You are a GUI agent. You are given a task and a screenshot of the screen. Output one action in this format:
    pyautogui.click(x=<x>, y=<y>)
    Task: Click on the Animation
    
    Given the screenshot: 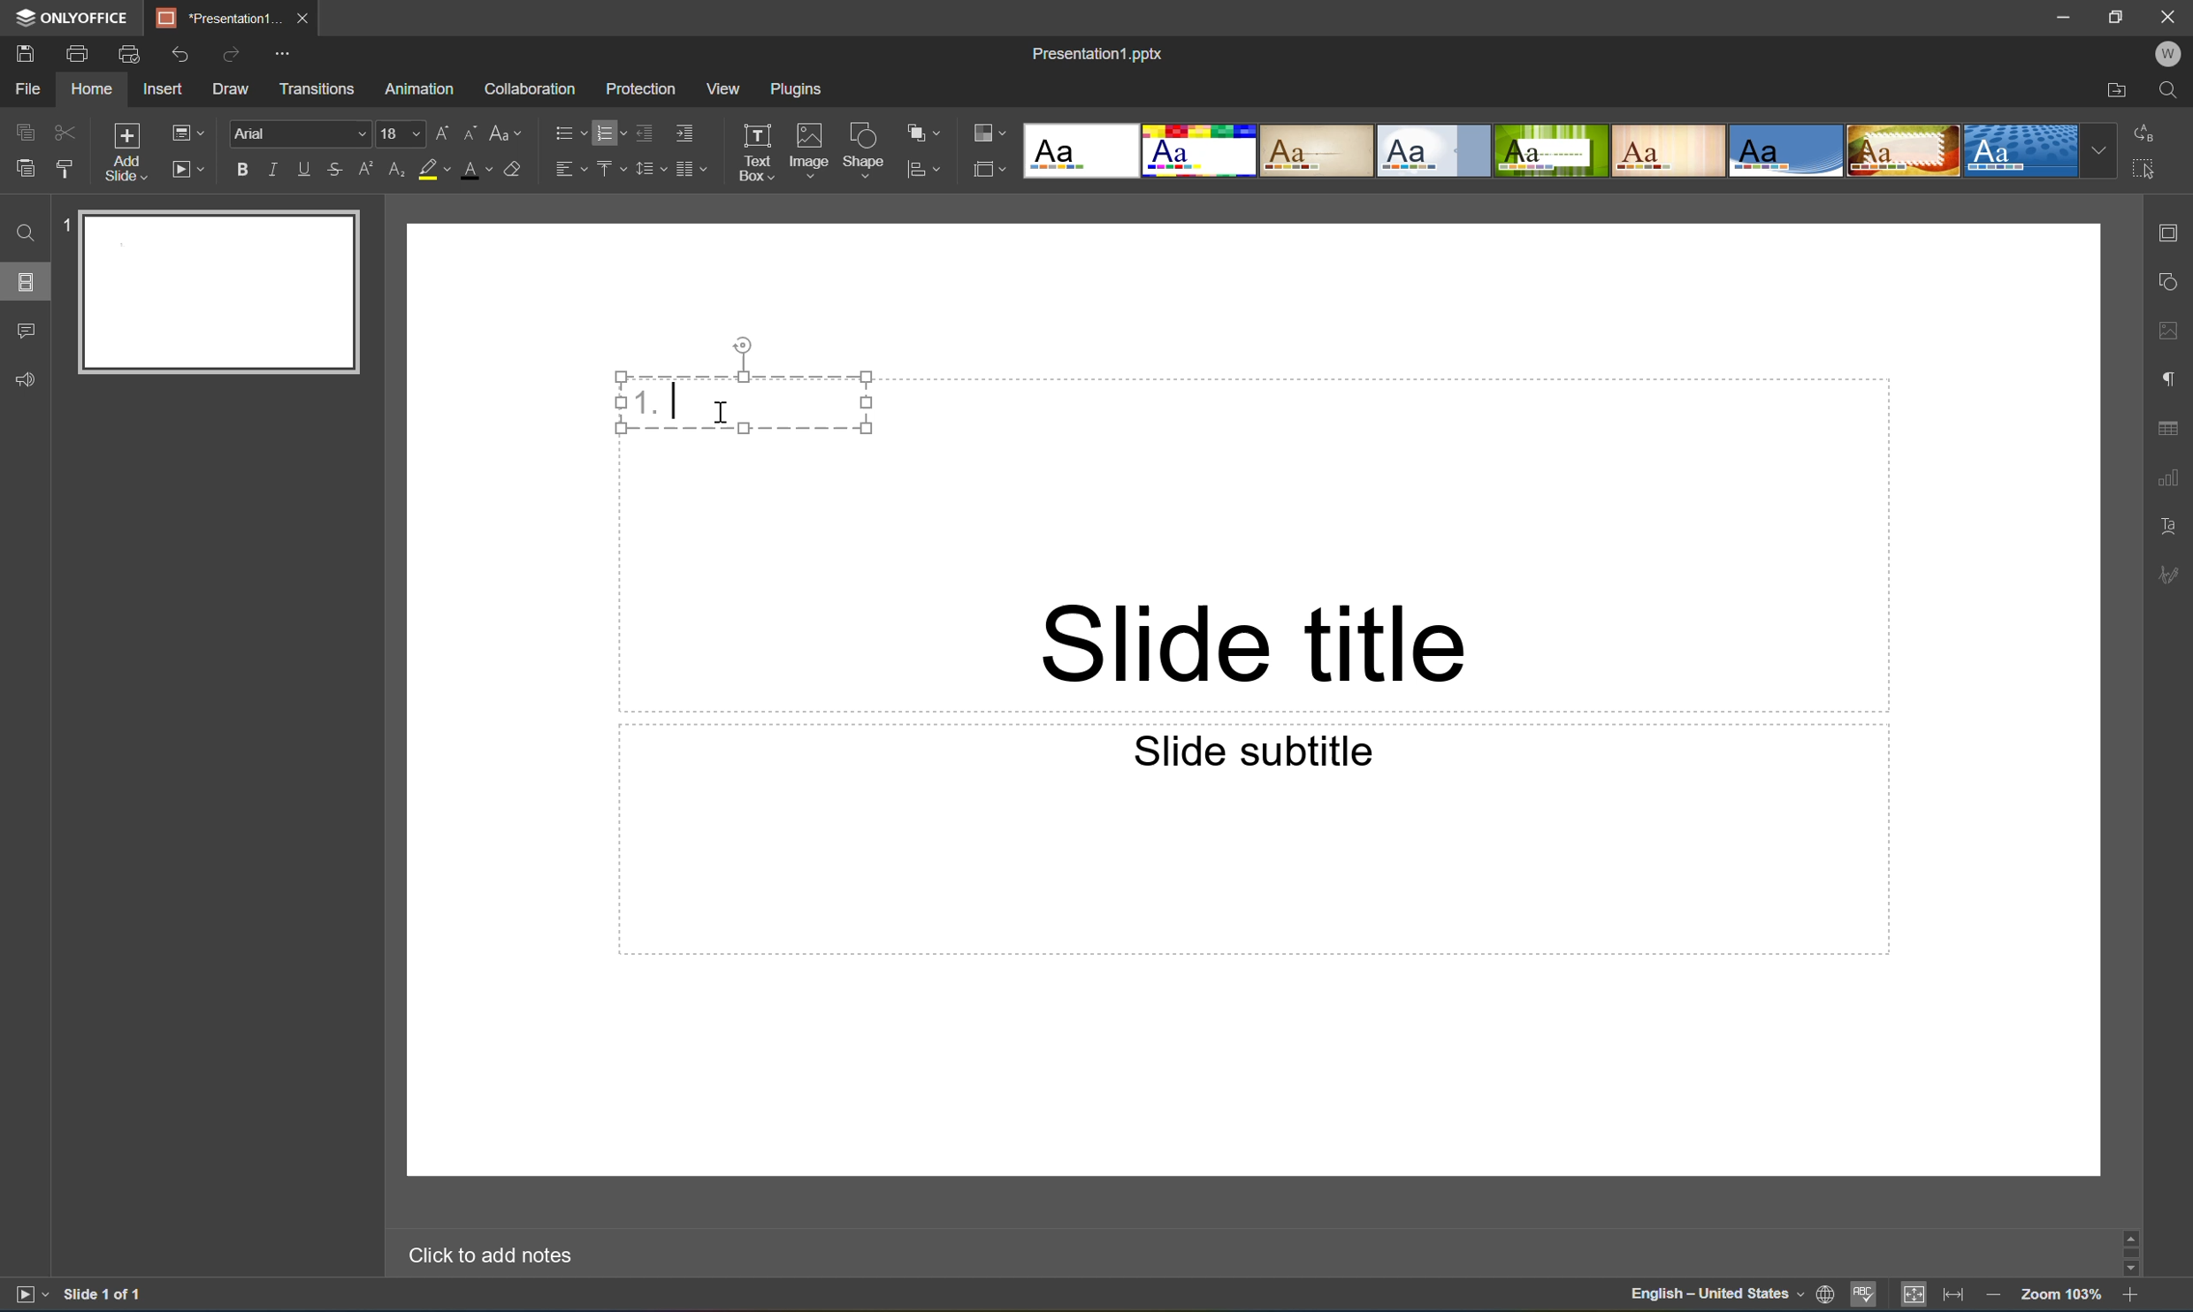 What is the action you would take?
    pyautogui.click(x=417, y=92)
    